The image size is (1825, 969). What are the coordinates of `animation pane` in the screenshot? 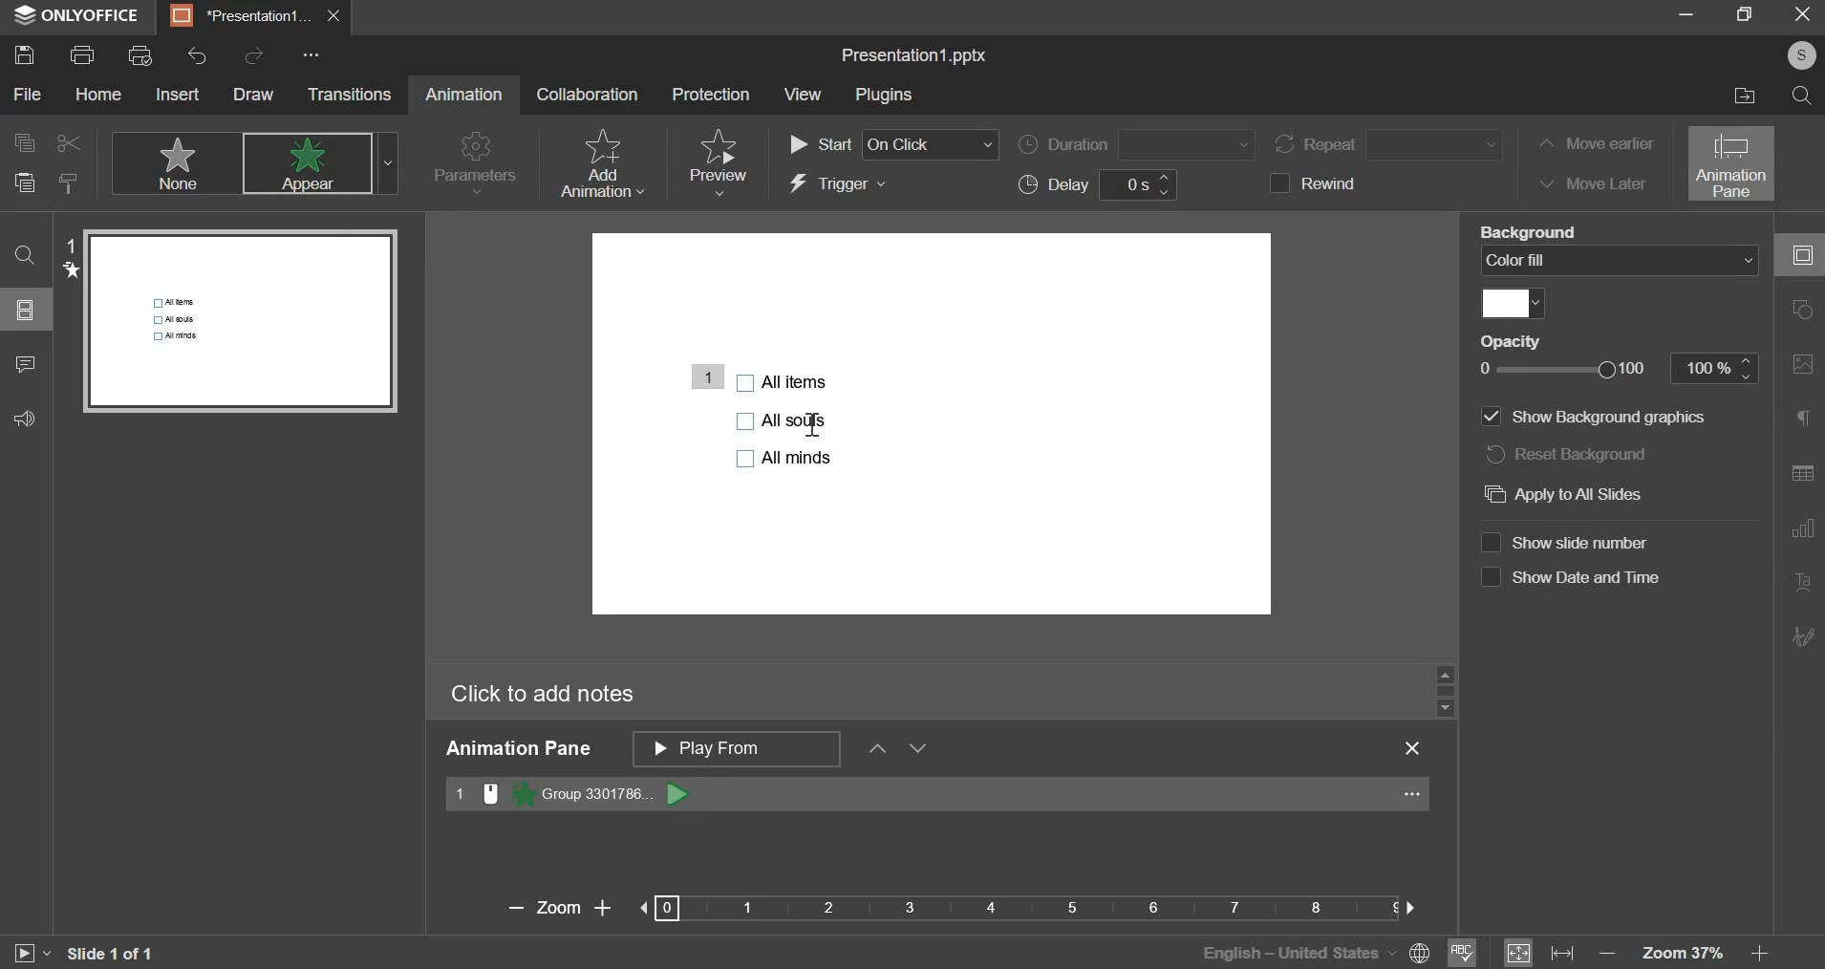 It's located at (1732, 163).